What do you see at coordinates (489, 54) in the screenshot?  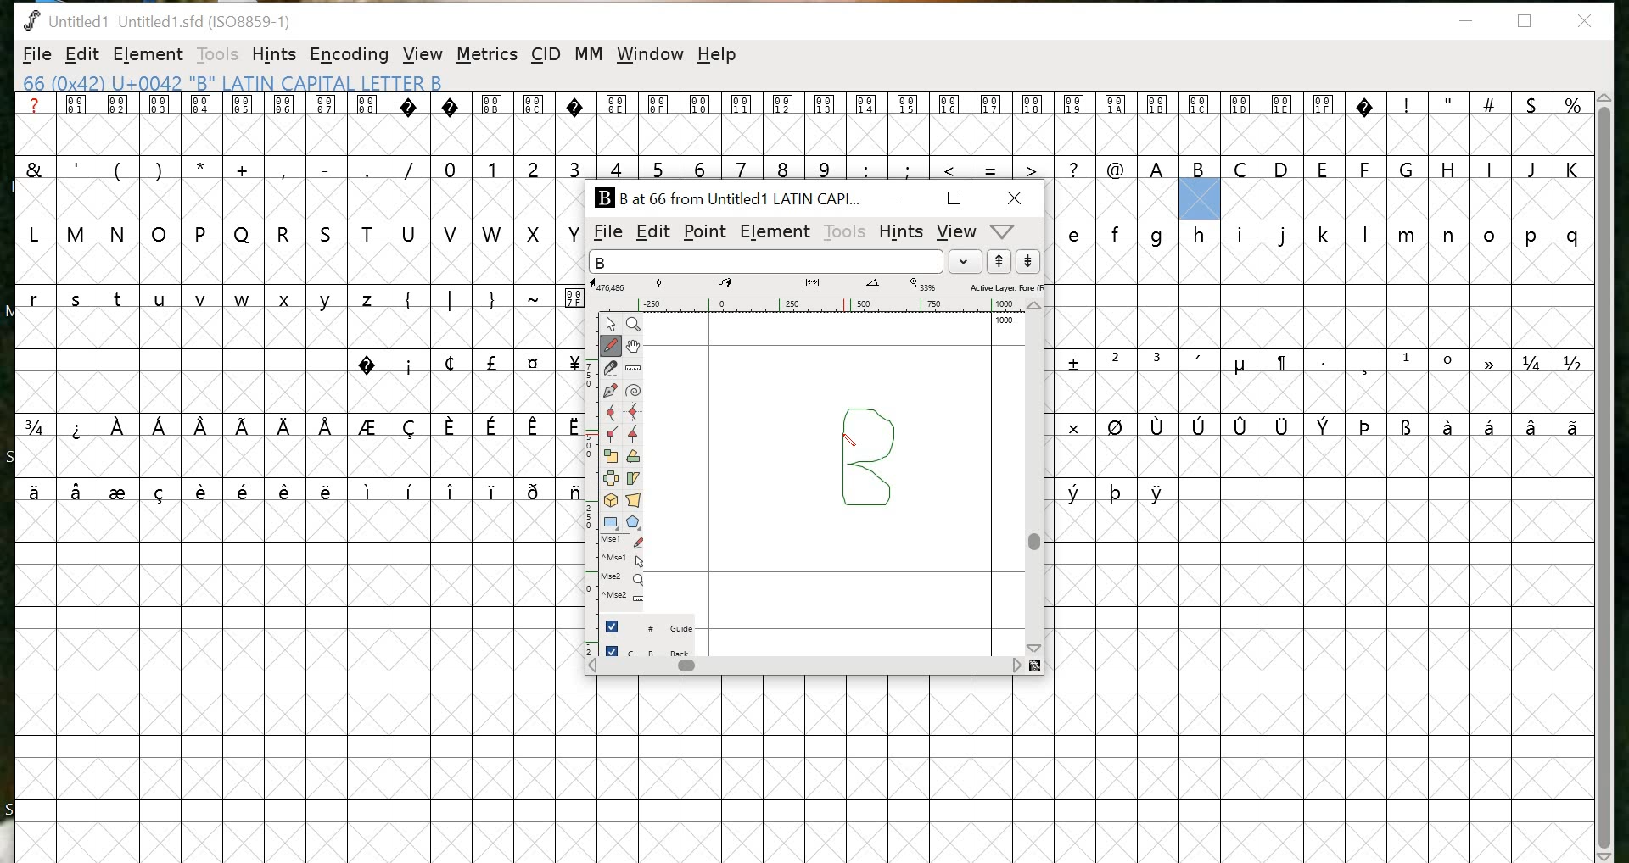 I see `METRICS` at bounding box center [489, 54].